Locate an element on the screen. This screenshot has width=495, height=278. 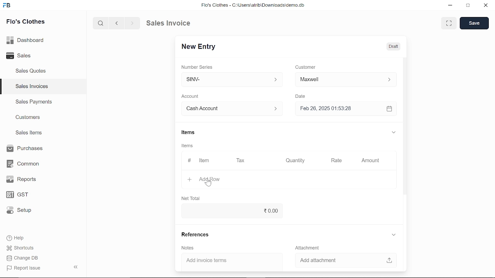
 is located at coordinates (188, 146).